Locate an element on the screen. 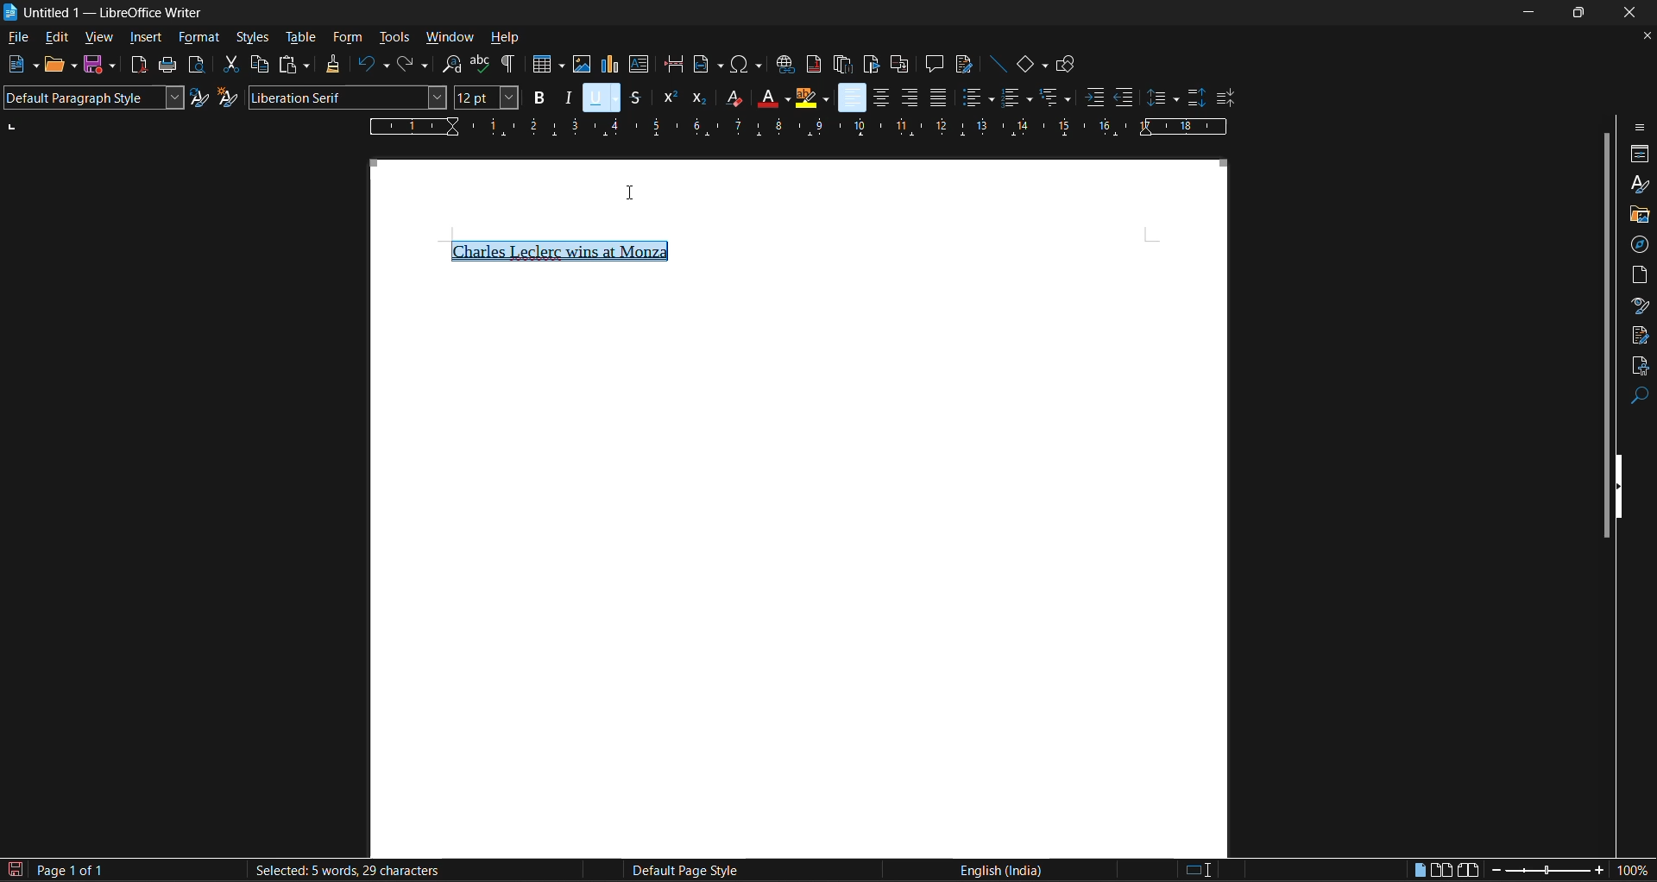 This screenshot has width=1657, height=882. insert comments is located at coordinates (935, 64).